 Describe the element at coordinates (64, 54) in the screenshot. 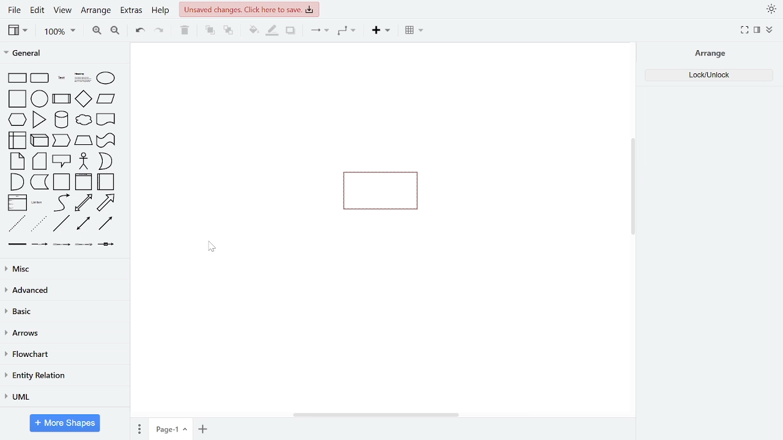

I see `general ` at that location.